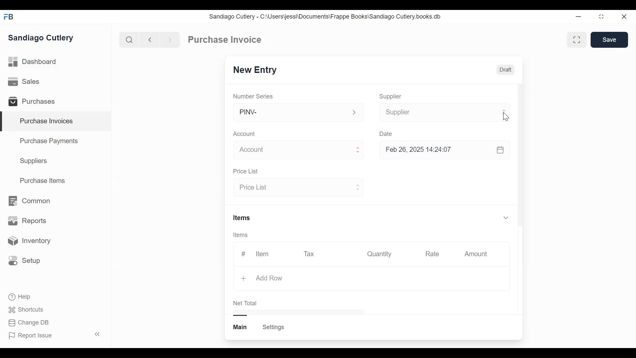 Image resolution: width=636 pixels, height=358 pixels. I want to click on Number Series, so click(254, 96).